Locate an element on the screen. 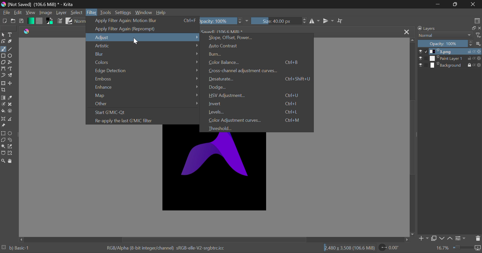 The image size is (482, 253). Scroll Bar is located at coordinates (214, 240).